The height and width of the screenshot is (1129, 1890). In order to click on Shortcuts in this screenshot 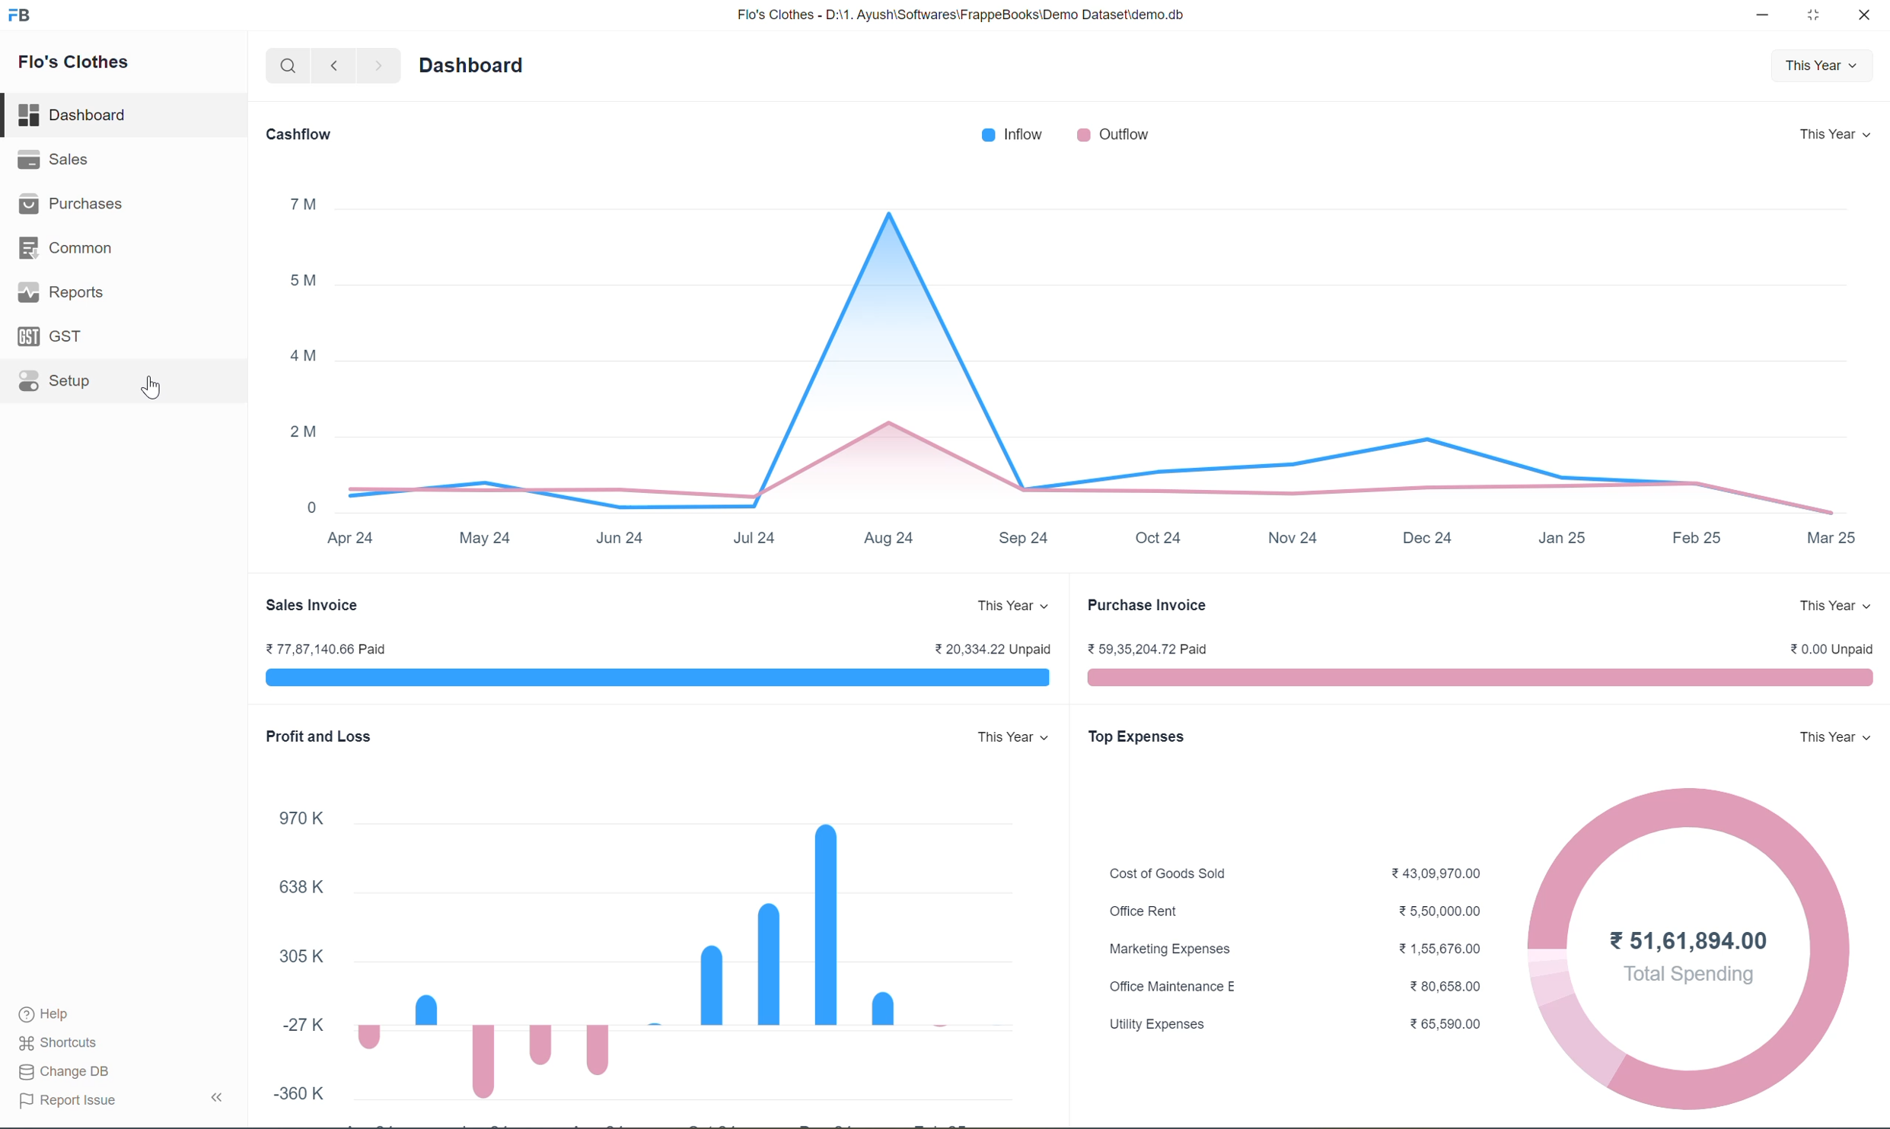, I will do `click(61, 1042)`.